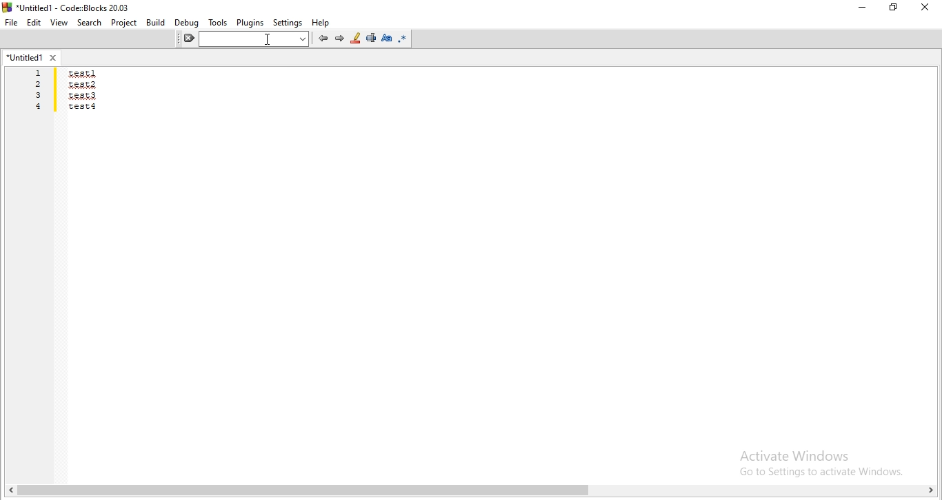  Describe the element at coordinates (321, 39) in the screenshot. I see `previous` at that location.